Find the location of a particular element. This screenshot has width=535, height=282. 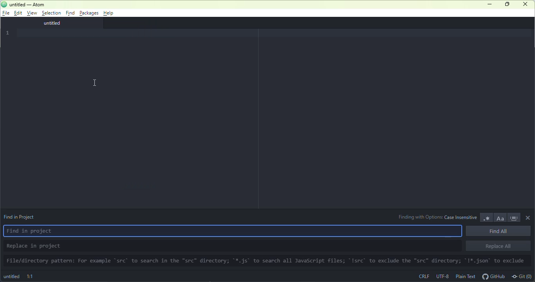

untitled-atom is located at coordinates (31, 4).